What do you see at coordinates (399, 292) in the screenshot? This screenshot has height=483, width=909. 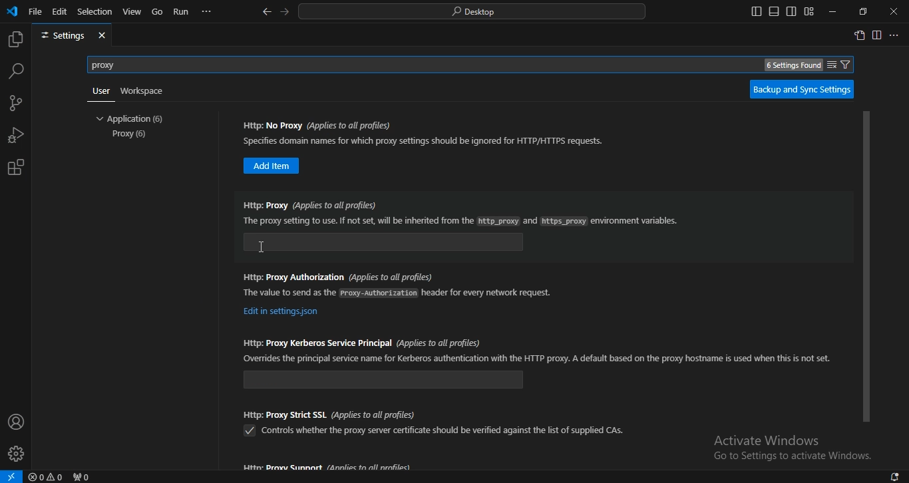 I see `https: proxy authorization` at bounding box center [399, 292].